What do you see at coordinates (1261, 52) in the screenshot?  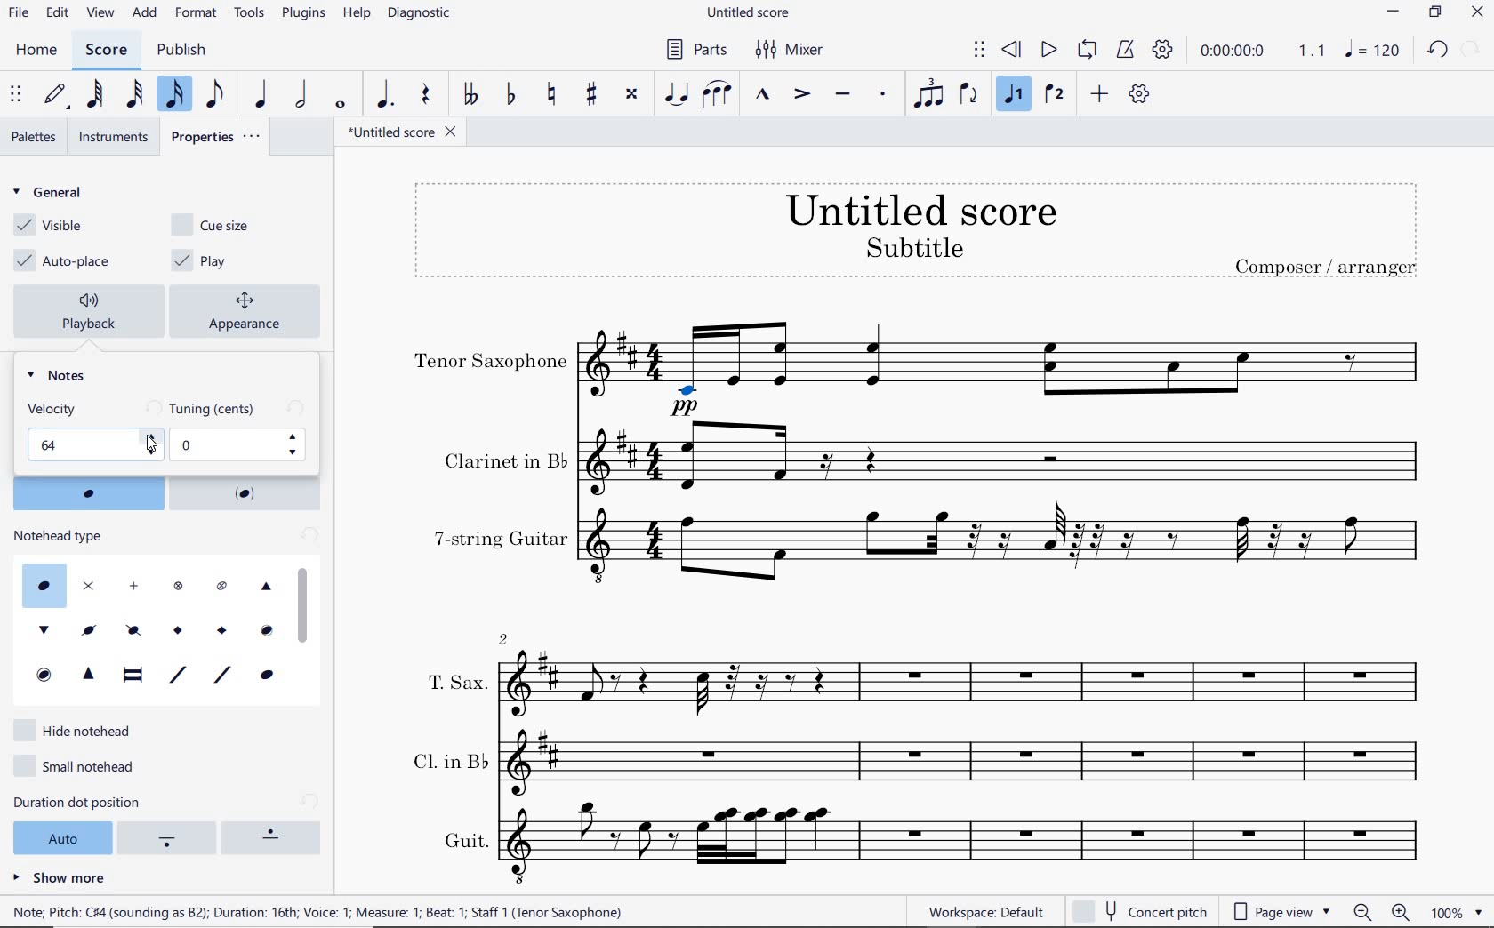 I see `PLAY TIME` at bounding box center [1261, 52].